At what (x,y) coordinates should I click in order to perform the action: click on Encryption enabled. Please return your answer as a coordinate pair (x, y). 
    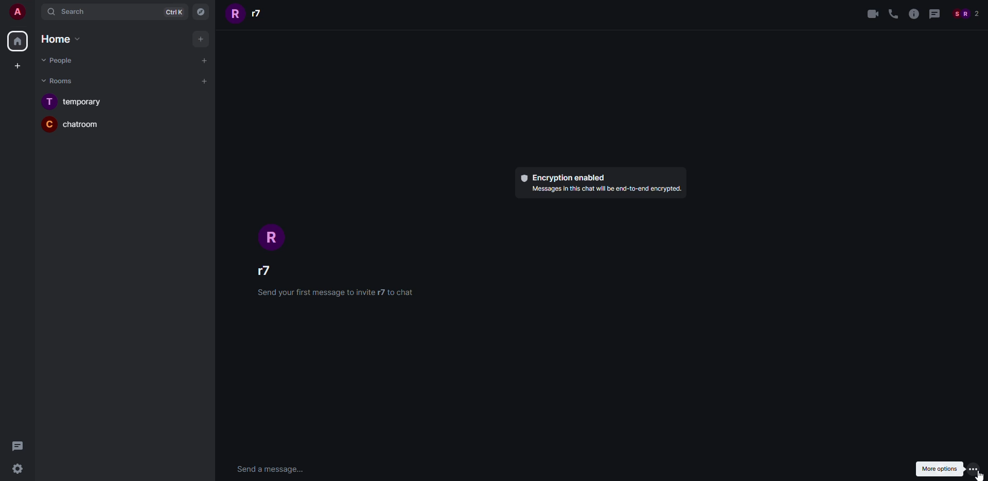
    Looking at the image, I should click on (563, 178).